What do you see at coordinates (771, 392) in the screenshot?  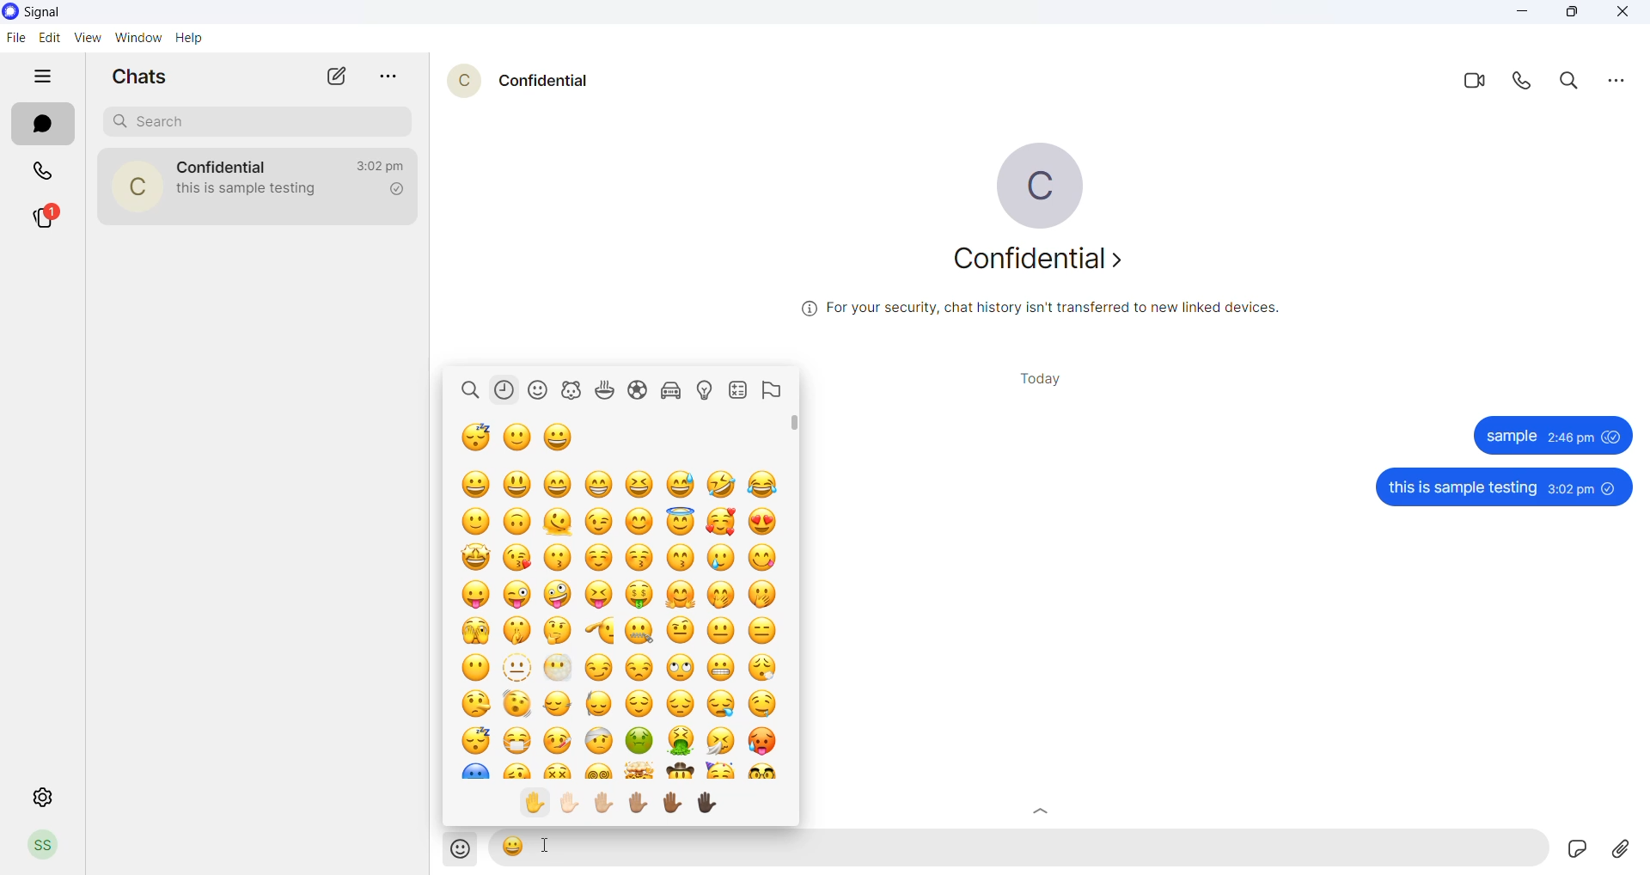 I see `flag emojis` at bounding box center [771, 392].